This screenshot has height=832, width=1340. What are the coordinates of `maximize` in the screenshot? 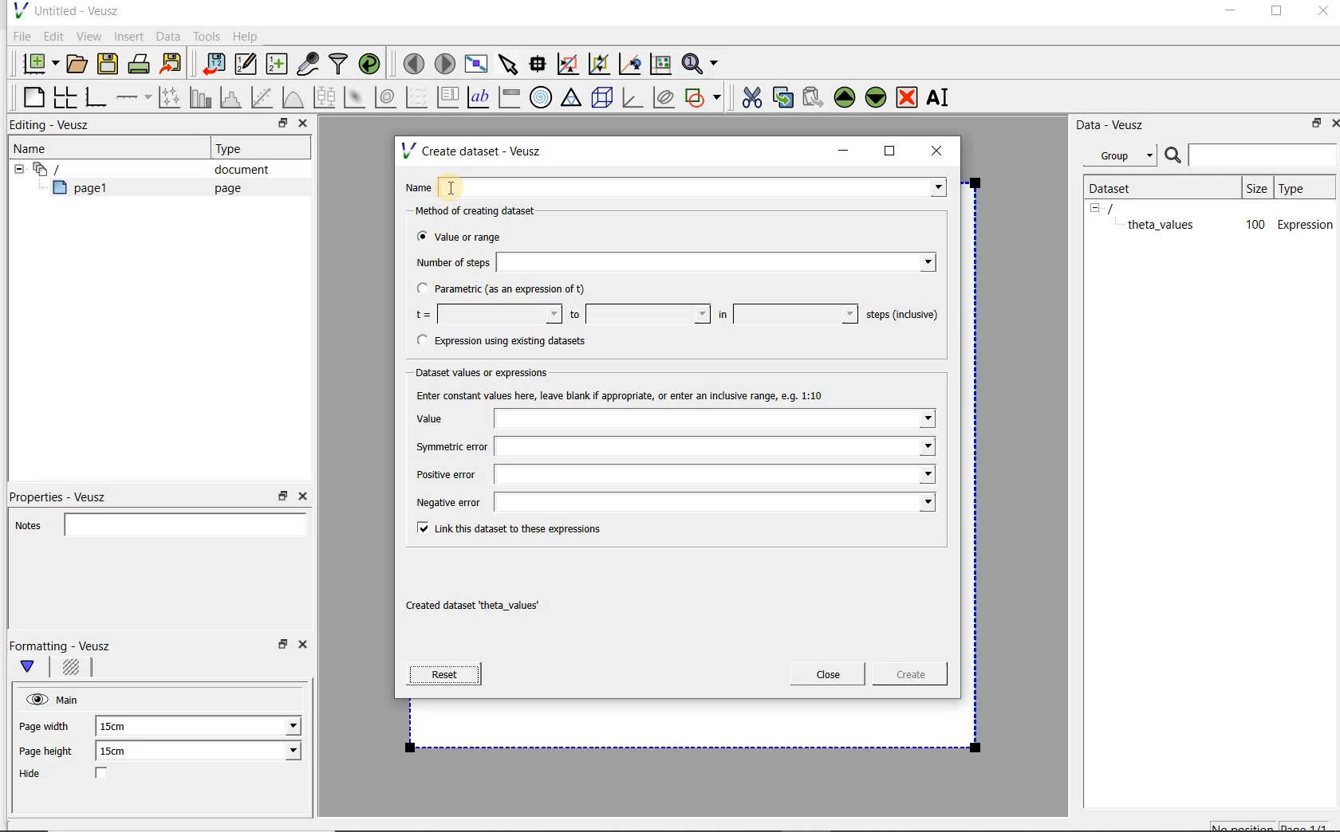 It's located at (890, 151).